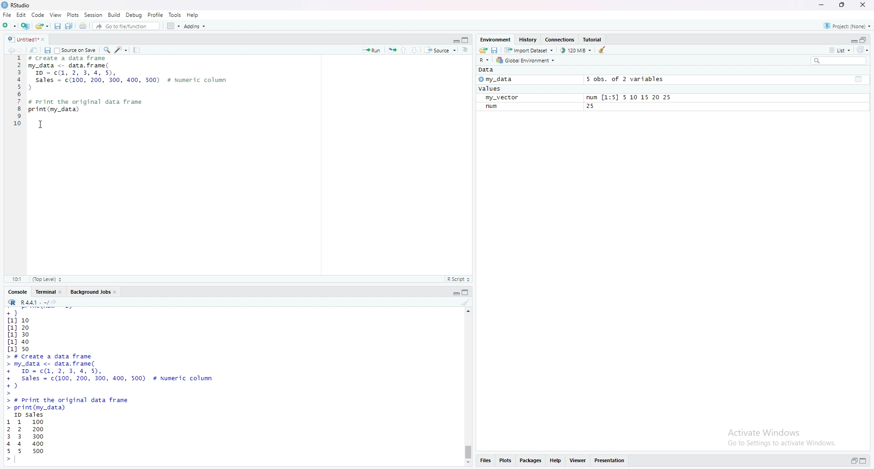  Describe the element at coordinates (611, 462) in the screenshot. I see `presentation` at that location.